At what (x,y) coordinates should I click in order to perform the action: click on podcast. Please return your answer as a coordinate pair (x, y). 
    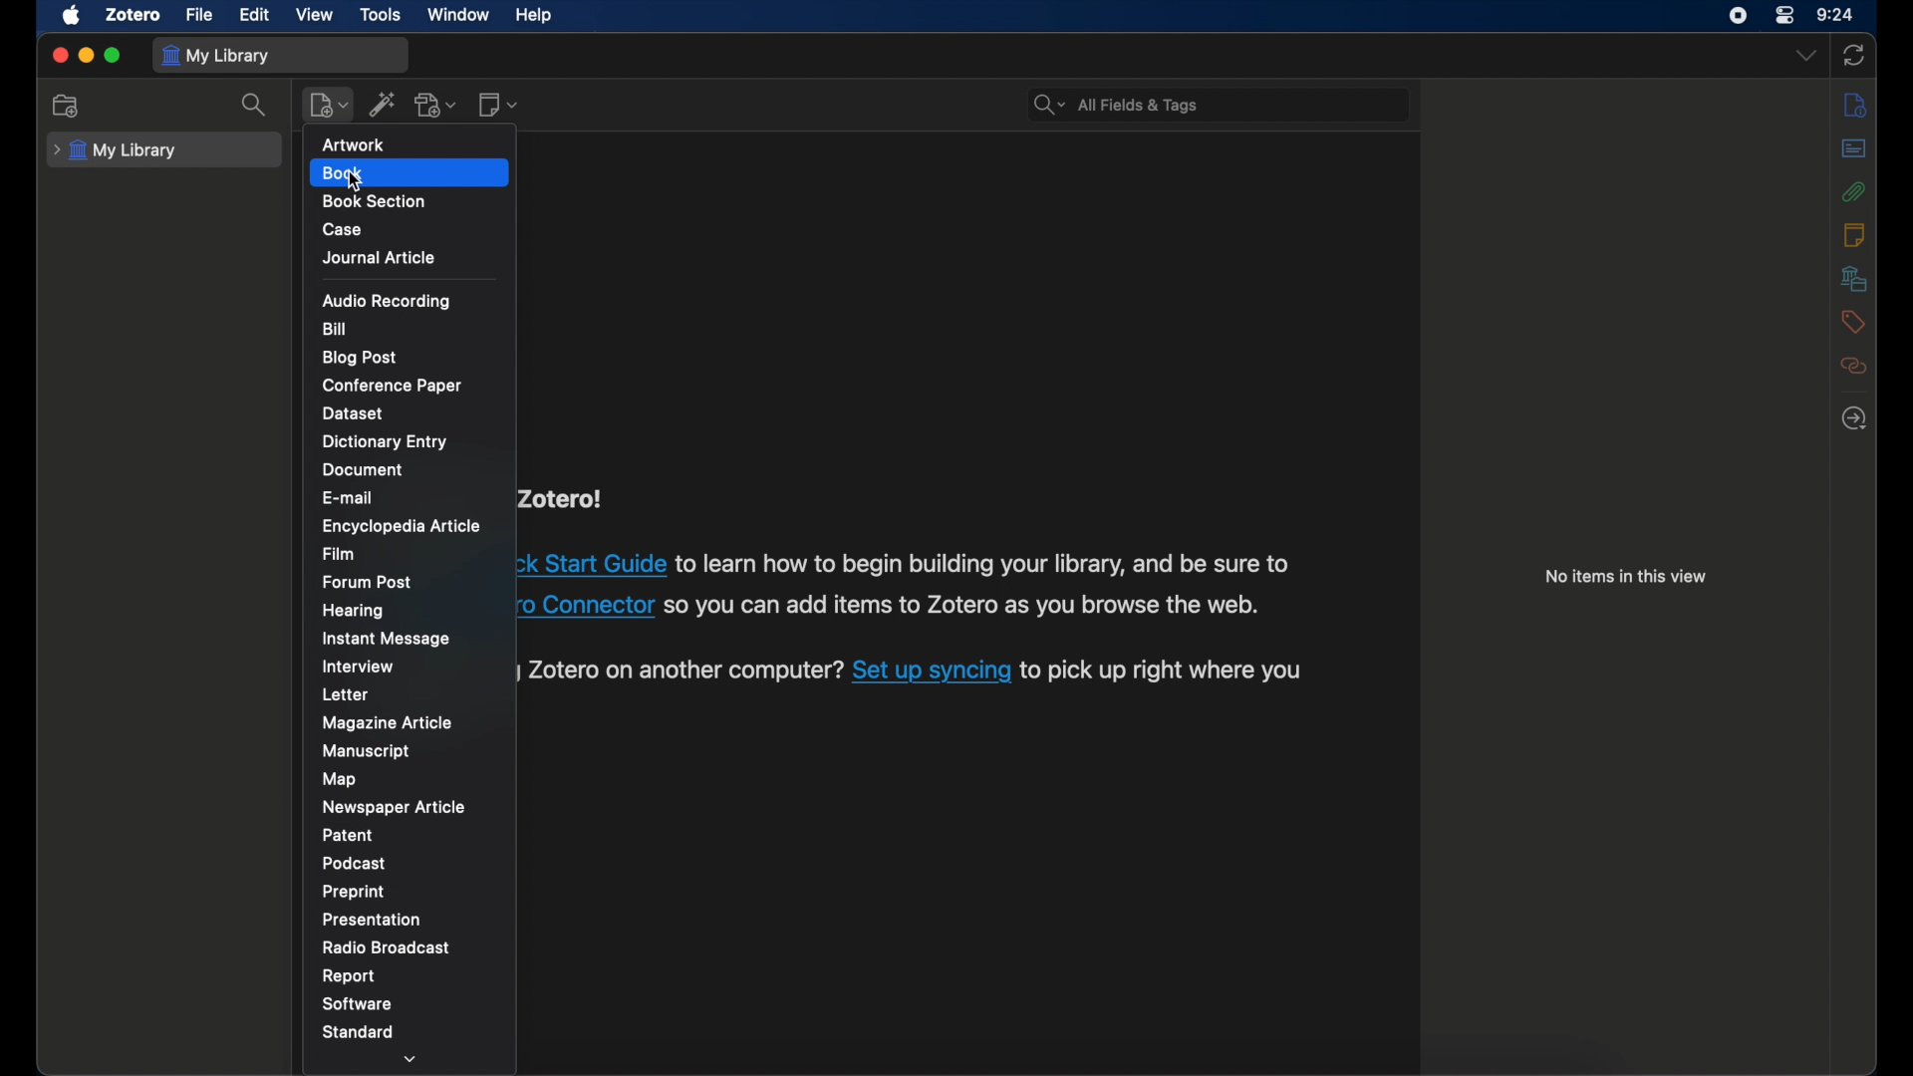
    Looking at the image, I should click on (354, 863).